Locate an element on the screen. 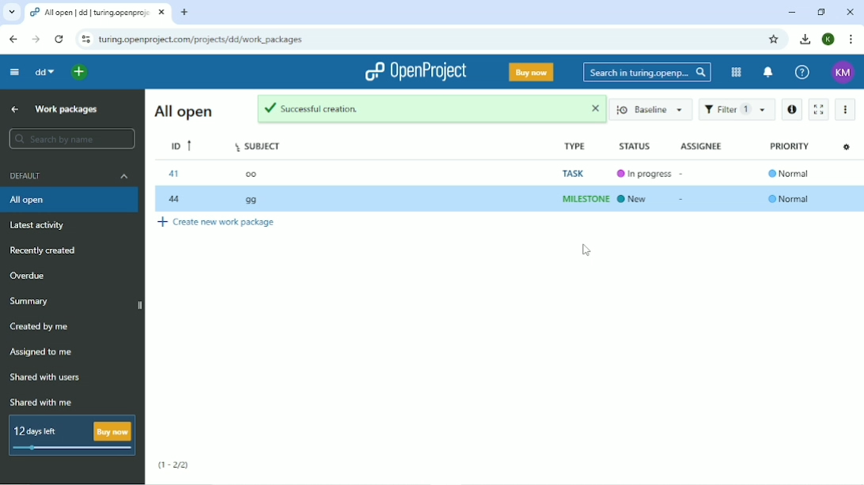 The width and height of the screenshot is (864, 485). 12 days left Buy now is located at coordinates (73, 435).